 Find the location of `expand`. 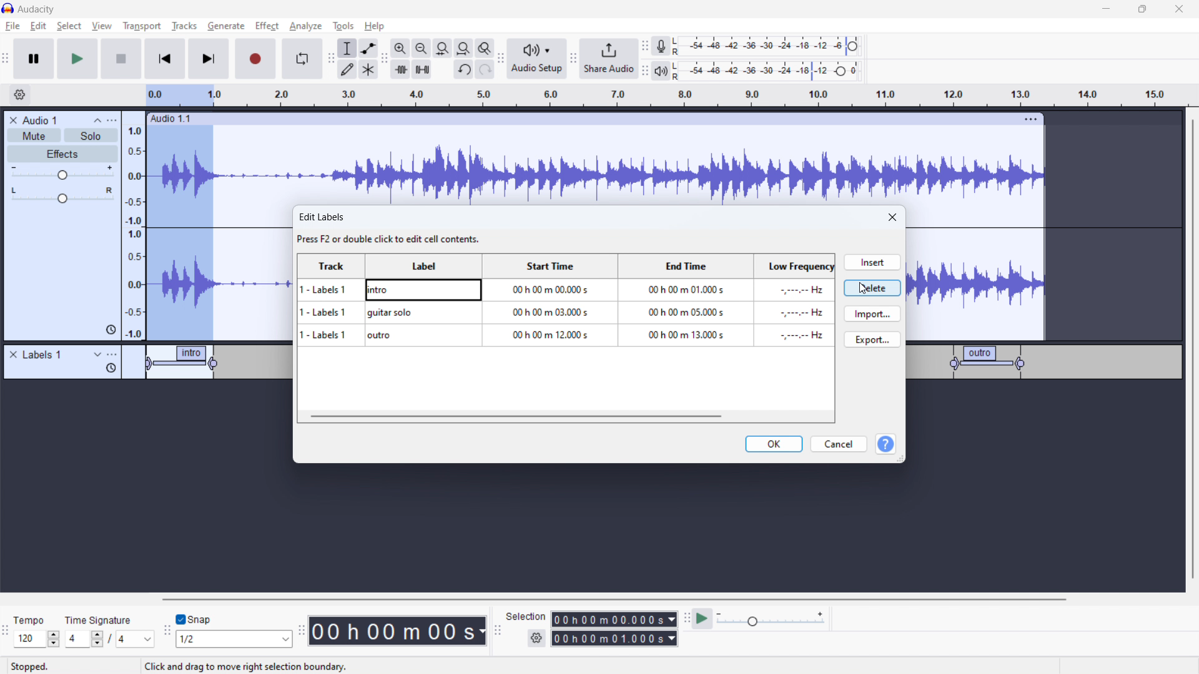

expand is located at coordinates (97, 354).